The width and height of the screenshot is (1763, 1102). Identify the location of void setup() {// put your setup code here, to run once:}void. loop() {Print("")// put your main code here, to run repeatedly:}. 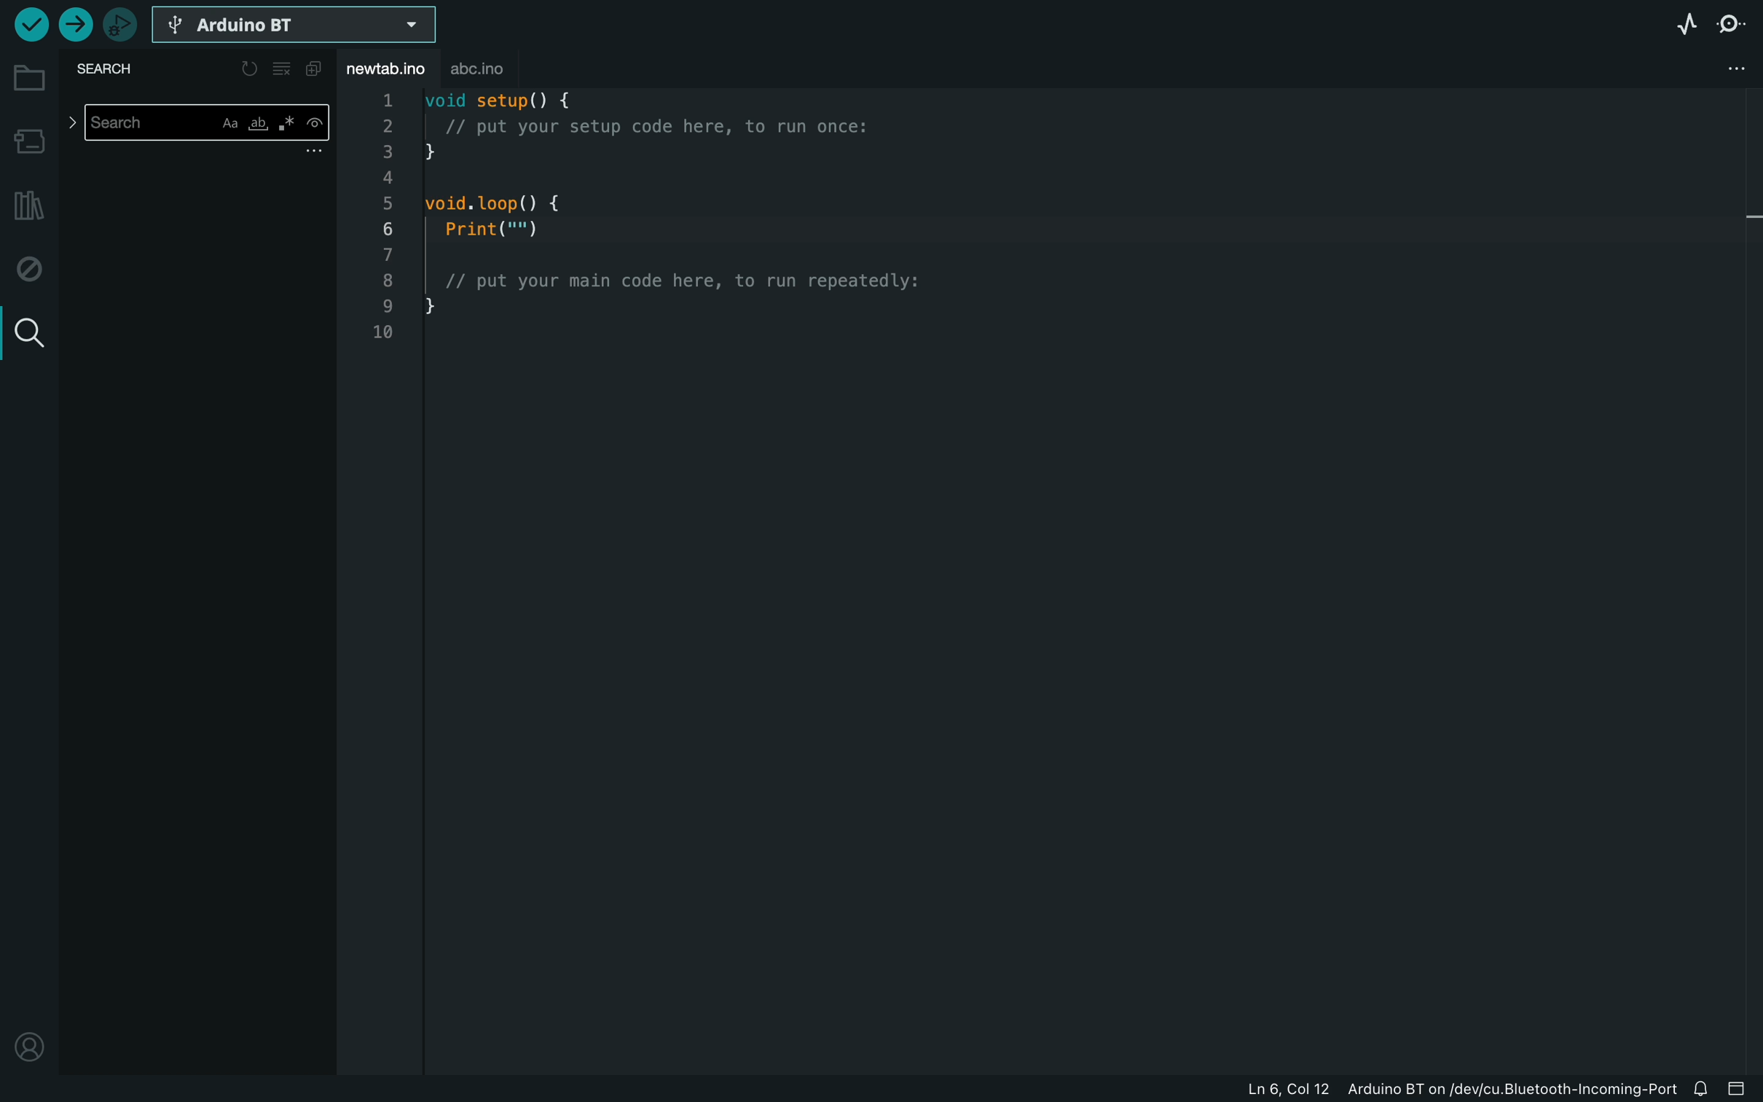
(681, 233).